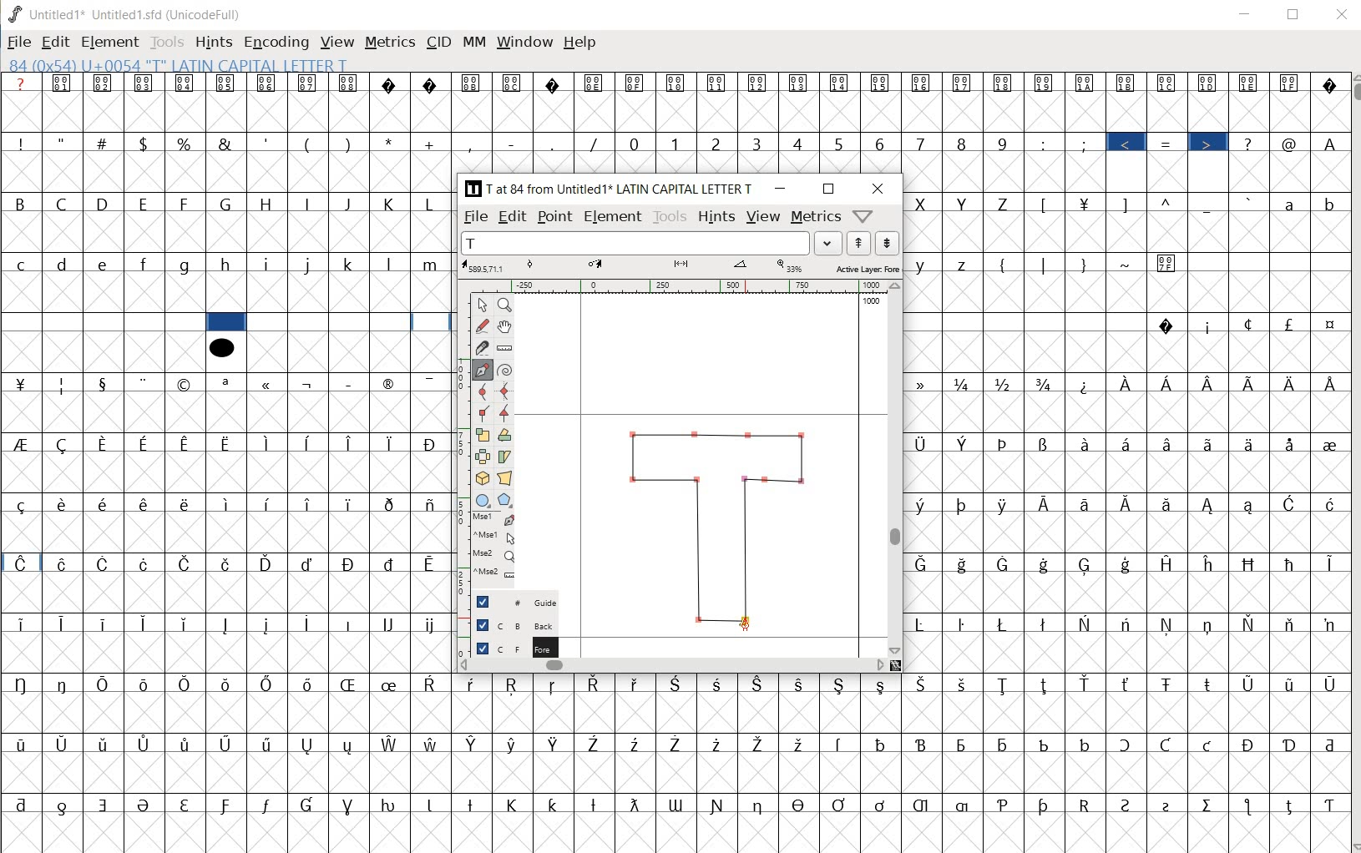 Image resolution: width=1361 pixels, height=853 pixels. I want to click on Symbol, so click(1208, 326).